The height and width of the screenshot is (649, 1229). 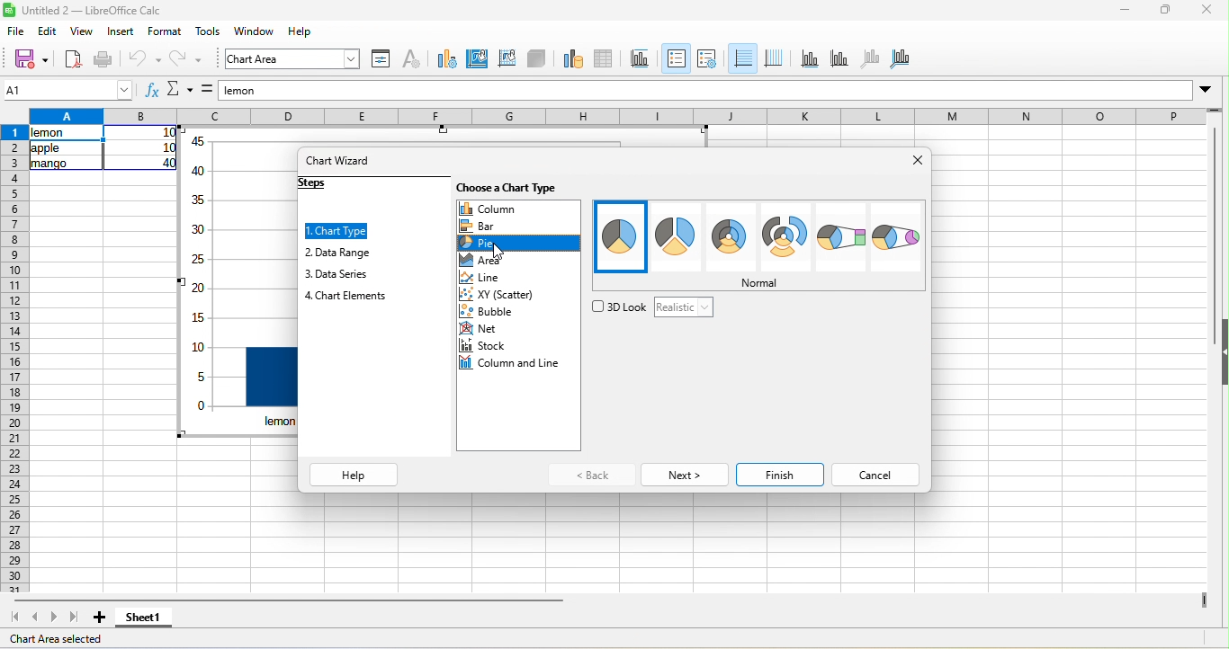 I want to click on chart type, so click(x=337, y=232).